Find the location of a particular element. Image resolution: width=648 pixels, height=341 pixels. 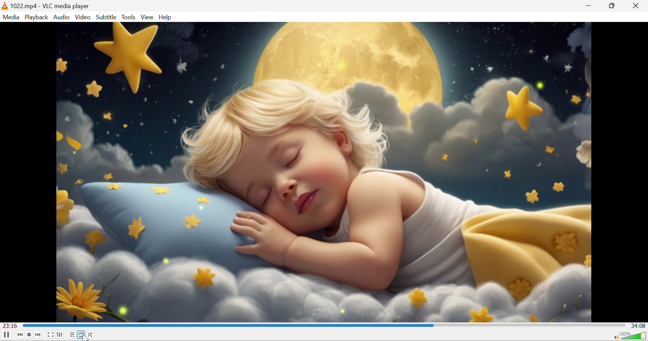

wallpaper is located at coordinates (323, 172).